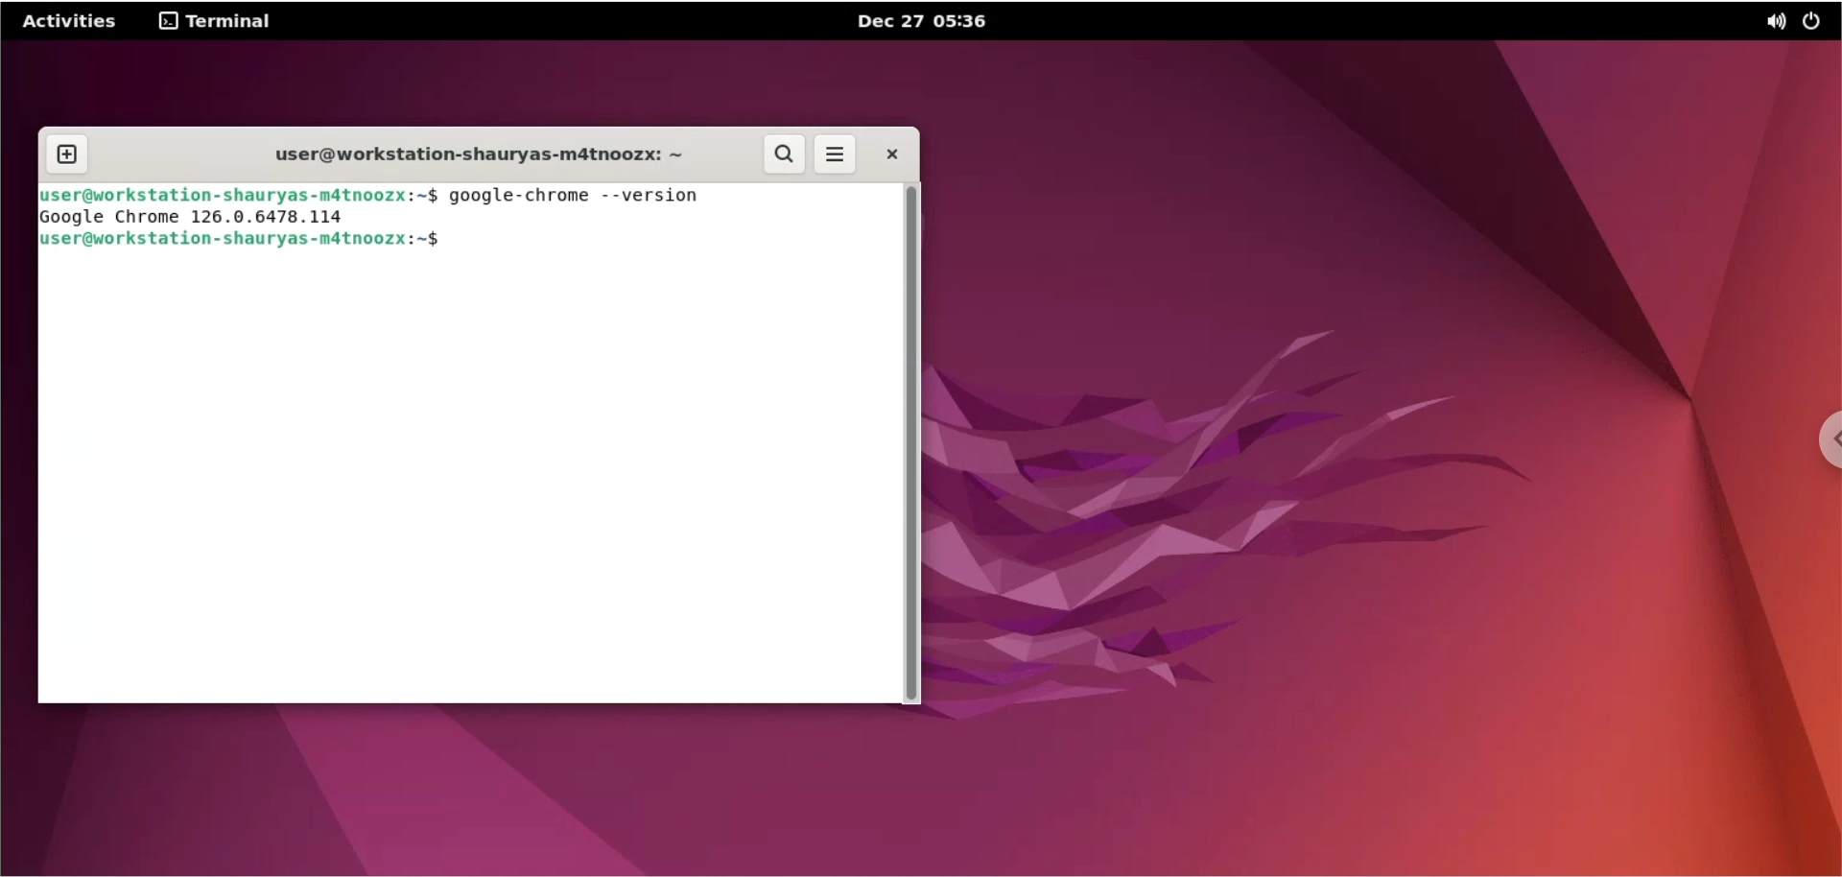 This screenshot has height=877, width=1842. Describe the element at coordinates (579, 197) in the screenshot. I see `google-chrome --version` at that location.